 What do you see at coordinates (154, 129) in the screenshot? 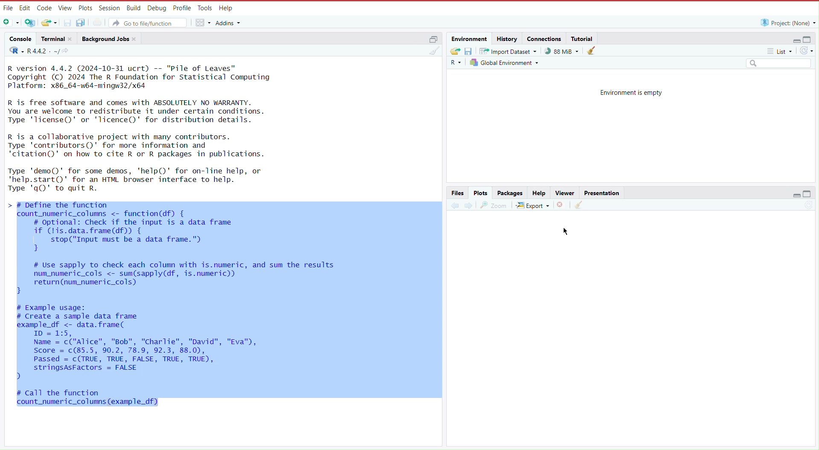
I see `R version 4.4.2 (2024-10-51 ucrt) -- "Pile of Leaves"
Copyright (C) 2024 The R Foundation for Statistical Computing
Platform: x86_64-w64-mingw32/x64

R is free software and comes with ABSOLUTELY NO WARRANTY.
You are welcome to redistribute it under certain conditions.
Type 'Ticense()' or 'licence(D' for distribution details.

R is a collaborative project with many contributors.

Type 'contributors()' for more information and

‘citation()' on how to cite R or R packages in publications.
Type 'demo()' for some demos, 'help()' for on-line help, or
'help.start()' for an HTML browser interface to help.

Type 'qQ)' to quit R.` at bounding box center [154, 129].